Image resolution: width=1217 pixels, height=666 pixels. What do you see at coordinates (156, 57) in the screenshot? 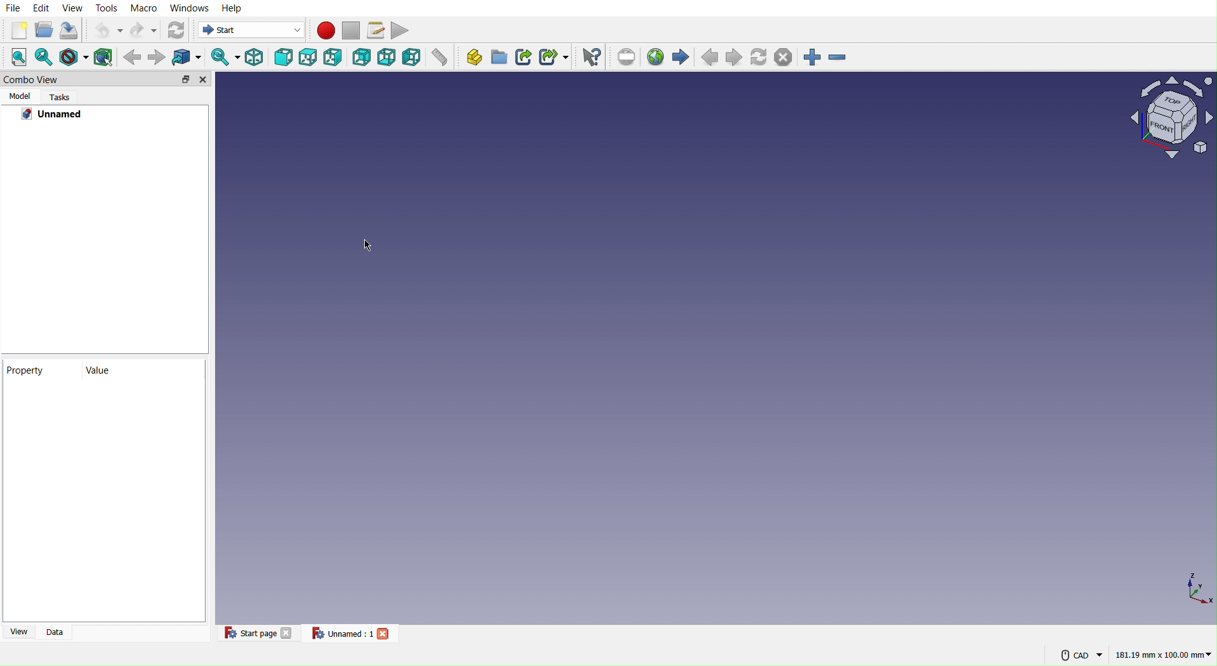
I see `Repeat the backed selection` at bounding box center [156, 57].